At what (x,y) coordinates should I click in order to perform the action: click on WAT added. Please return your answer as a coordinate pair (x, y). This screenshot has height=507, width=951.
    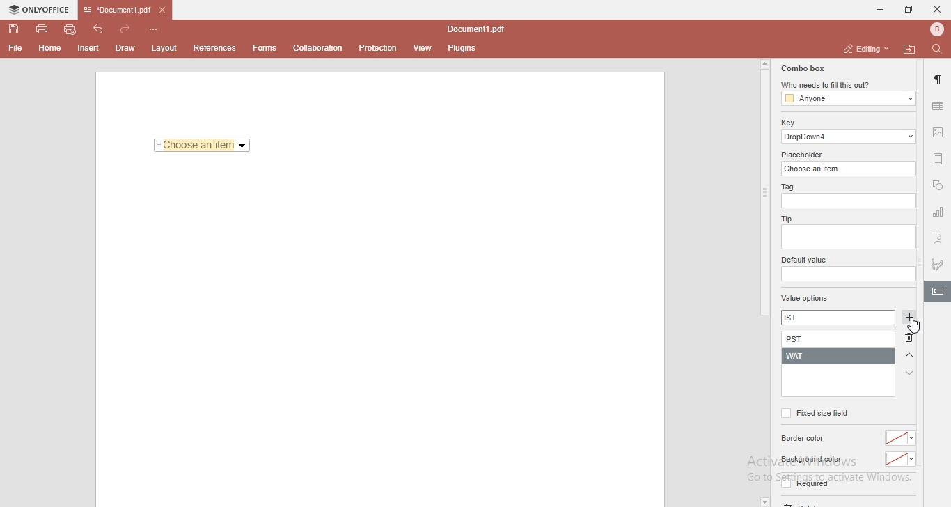
    Looking at the image, I should click on (839, 356).